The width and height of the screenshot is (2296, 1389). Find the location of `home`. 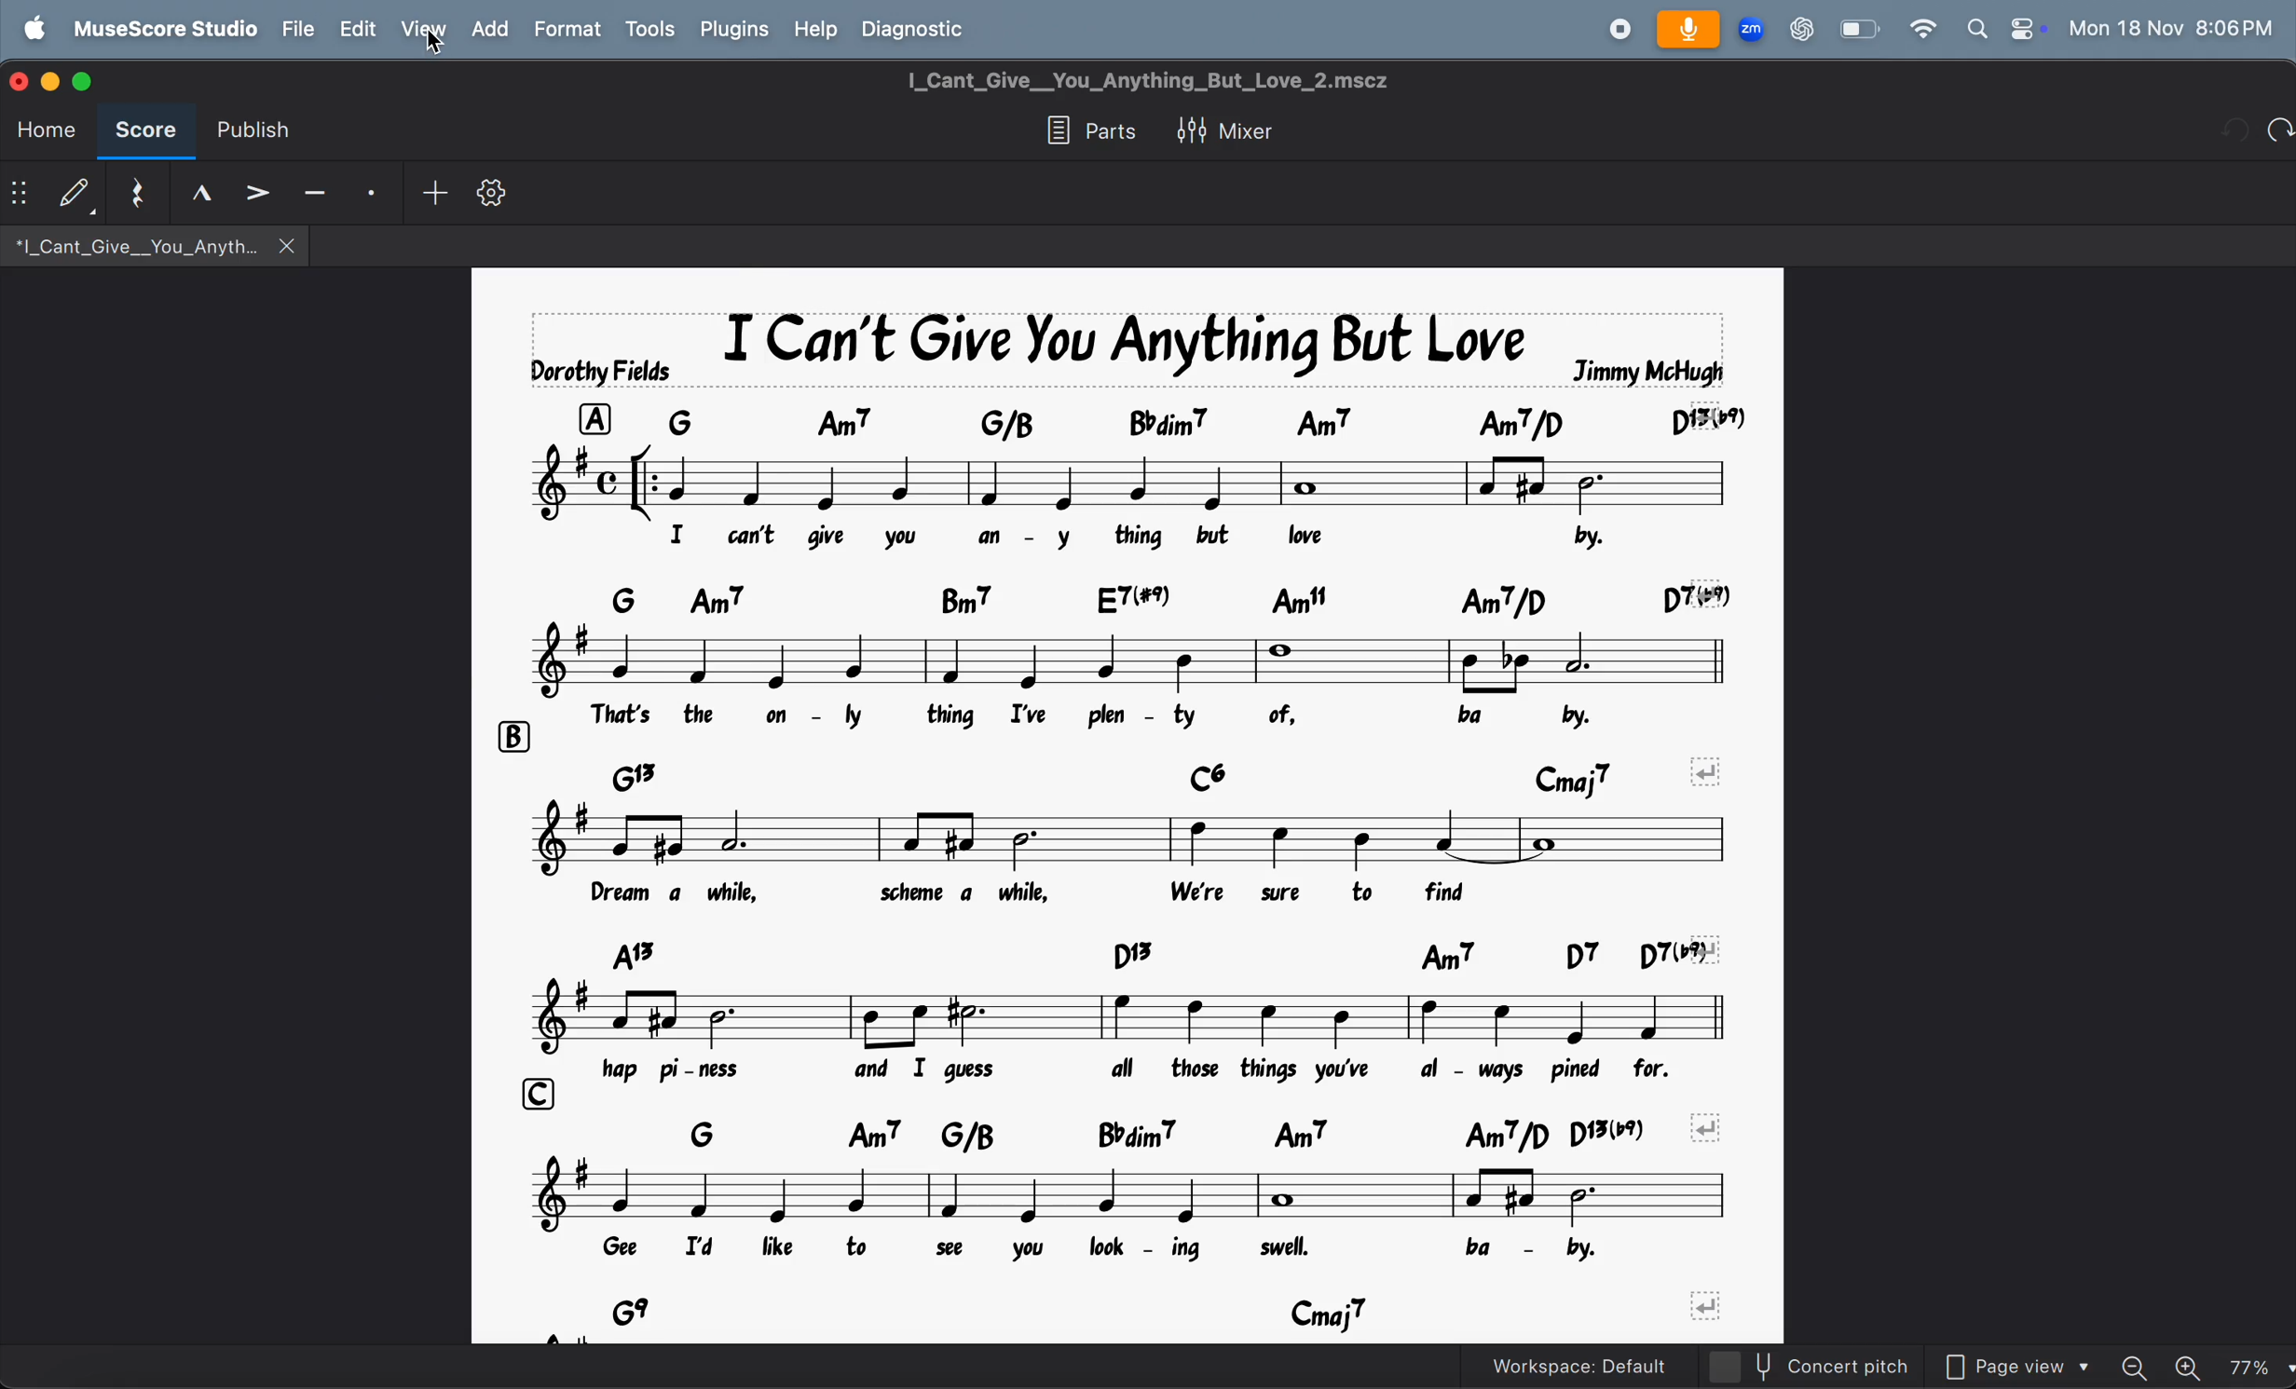

home is located at coordinates (48, 132).